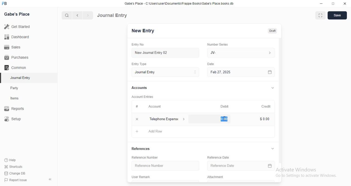 The image size is (351, 186). Describe the element at coordinates (135, 131) in the screenshot. I see `Add` at that location.